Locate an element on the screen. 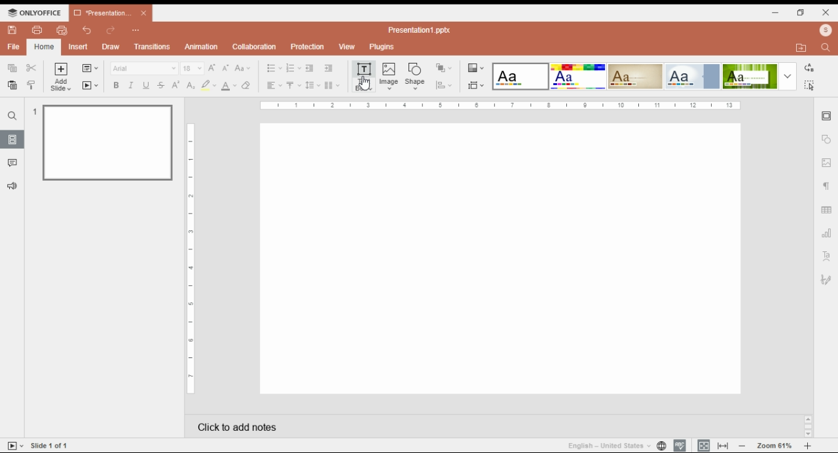 This screenshot has height=453, width=838. Presentation1.pptx is located at coordinates (421, 30).